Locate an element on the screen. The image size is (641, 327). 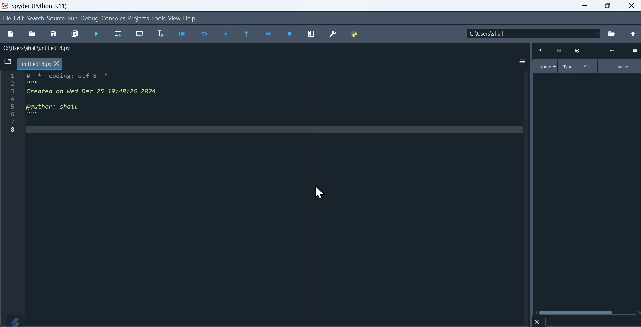
Python path manager is located at coordinates (354, 35).